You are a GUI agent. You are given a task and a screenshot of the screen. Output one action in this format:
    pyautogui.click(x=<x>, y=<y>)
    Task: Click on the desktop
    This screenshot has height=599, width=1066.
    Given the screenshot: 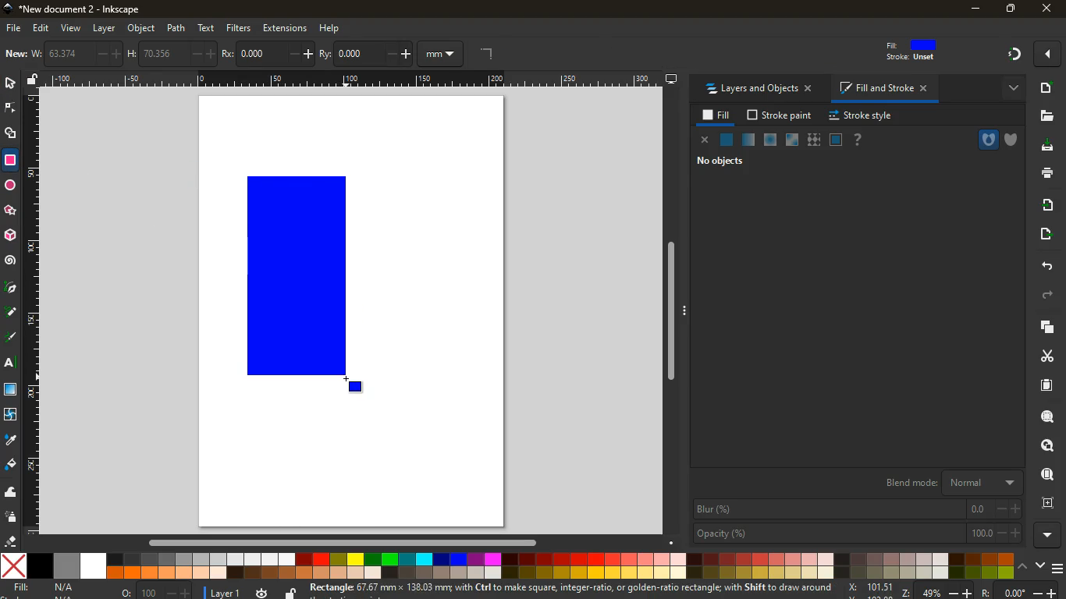 What is the action you would take?
    pyautogui.click(x=1042, y=147)
    